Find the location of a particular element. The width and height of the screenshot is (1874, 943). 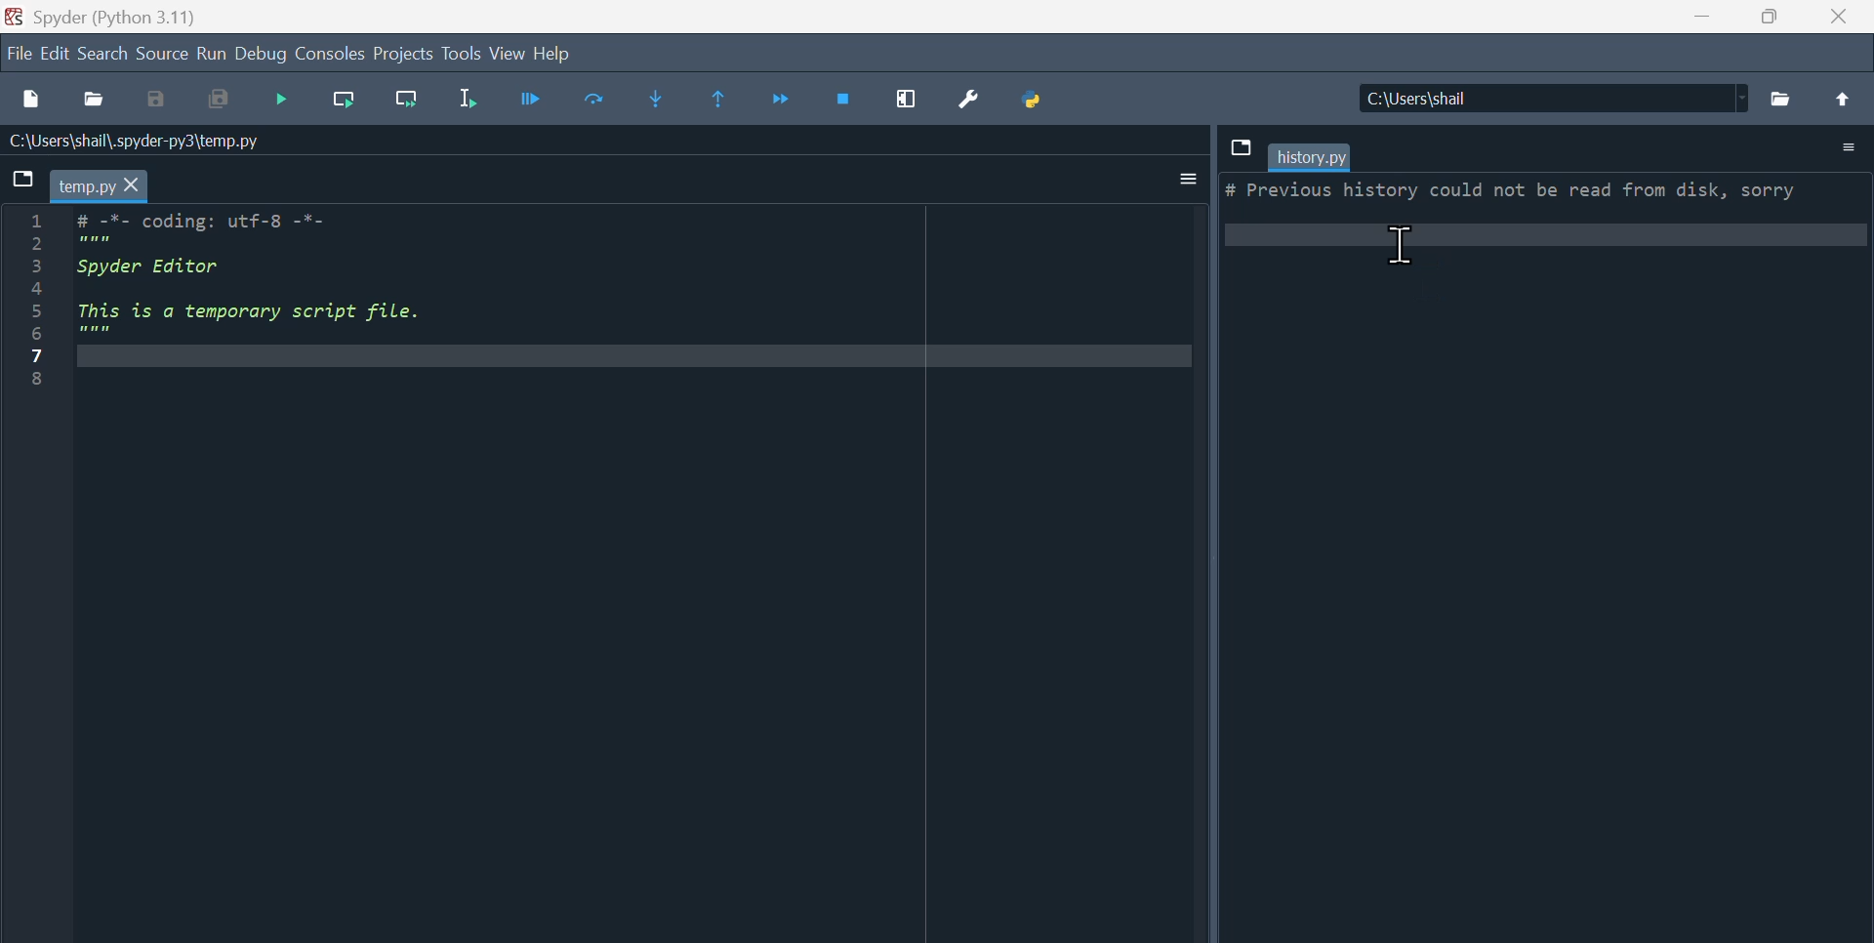

Preferences is located at coordinates (977, 97).